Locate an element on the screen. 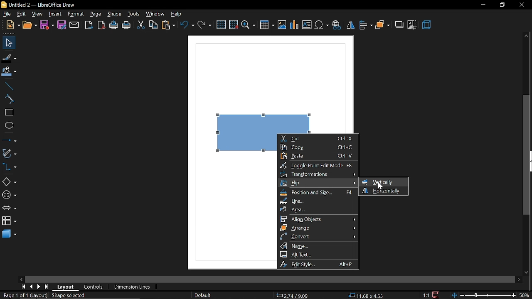 This screenshot has width=532, height=299. arrows is located at coordinates (9, 208).